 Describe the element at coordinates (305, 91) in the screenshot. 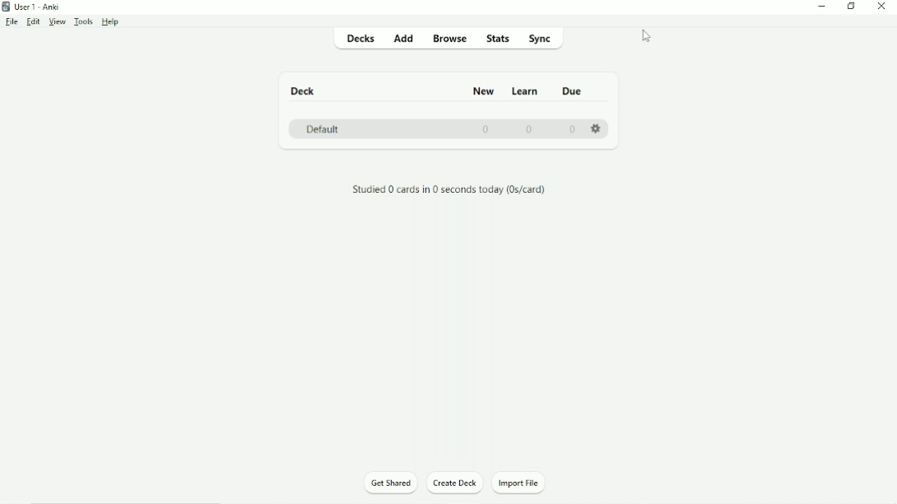

I see `Deck` at that location.